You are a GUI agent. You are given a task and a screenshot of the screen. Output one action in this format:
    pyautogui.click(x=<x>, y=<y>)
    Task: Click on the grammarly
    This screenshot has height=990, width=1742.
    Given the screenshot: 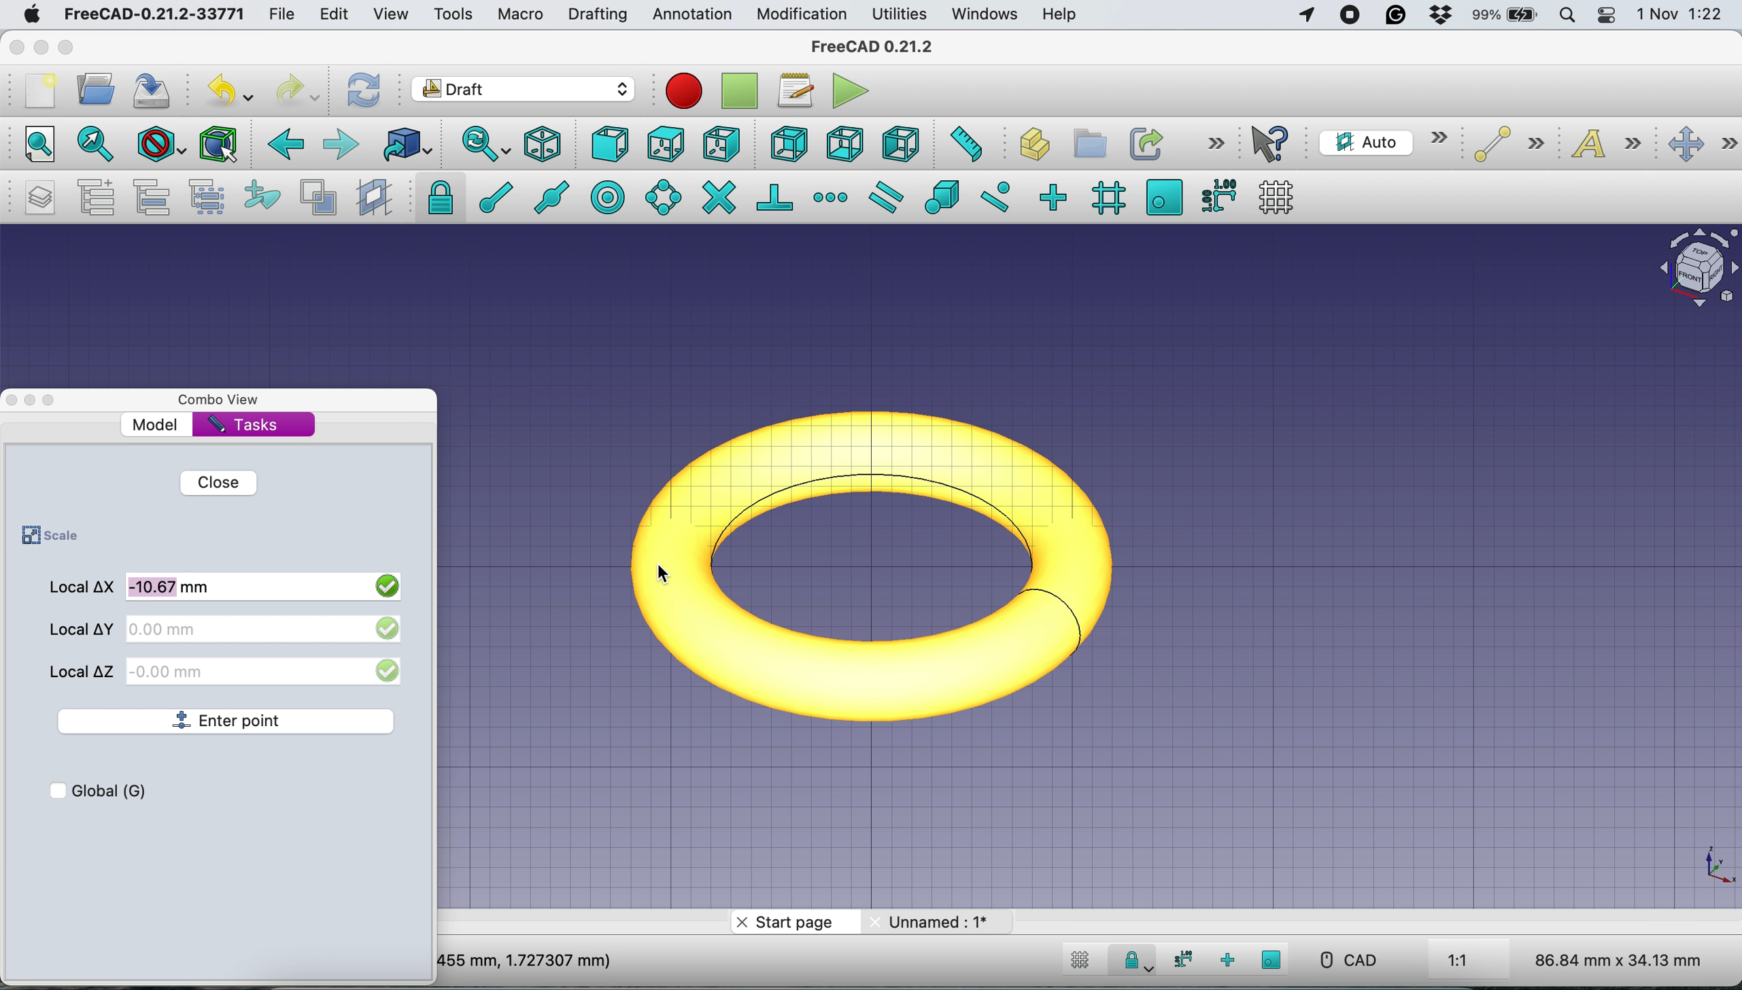 What is the action you would take?
    pyautogui.click(x=1394, y=14)
    